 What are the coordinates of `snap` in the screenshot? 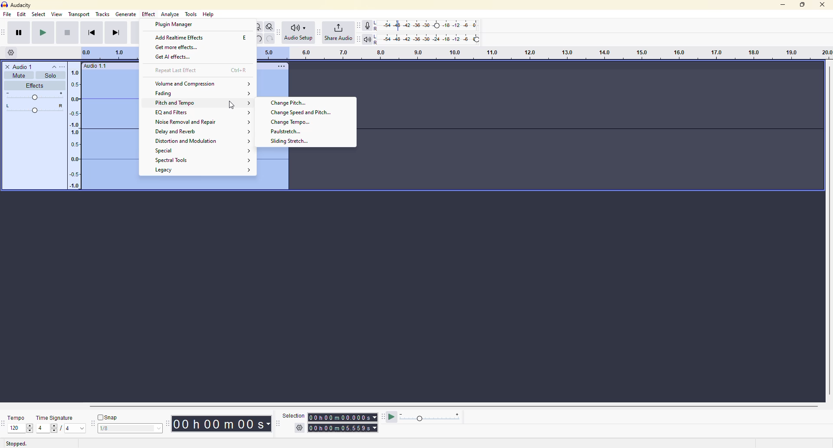 It's located at (109, 417).